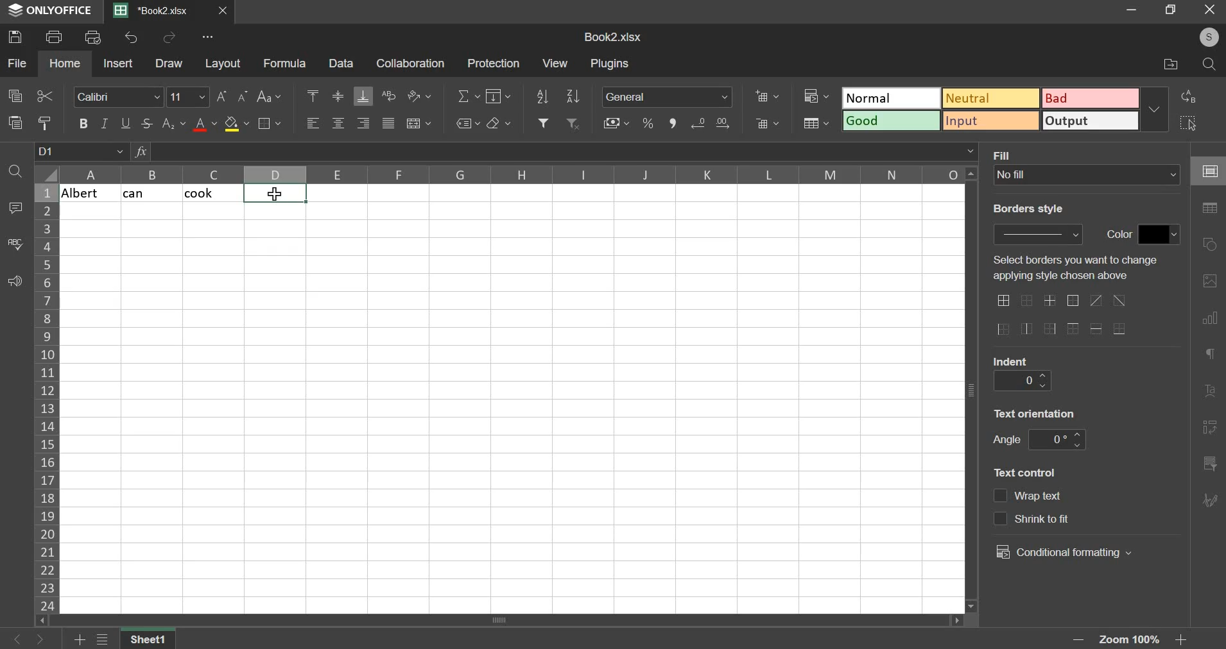  Describe the element at coordinates (109, 640) in the screenshot. I see `view all sheets` at that location.